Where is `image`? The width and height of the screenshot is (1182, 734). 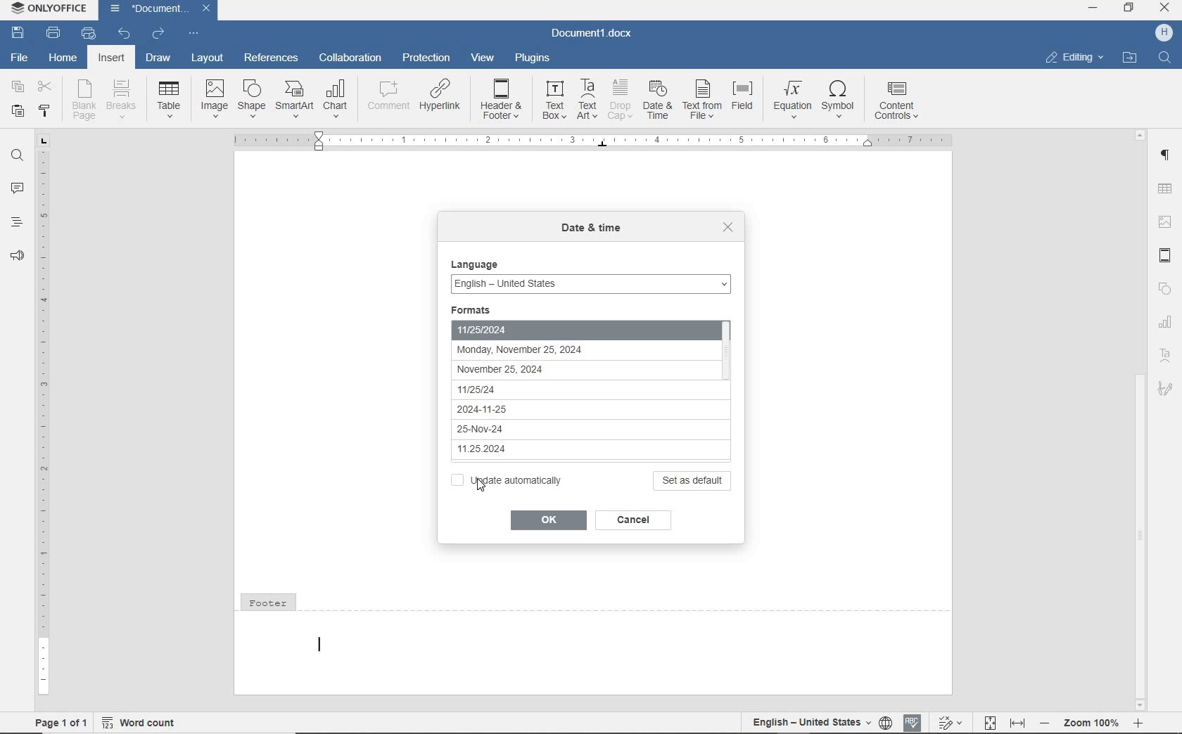
image is located at coordinates (215, 98).